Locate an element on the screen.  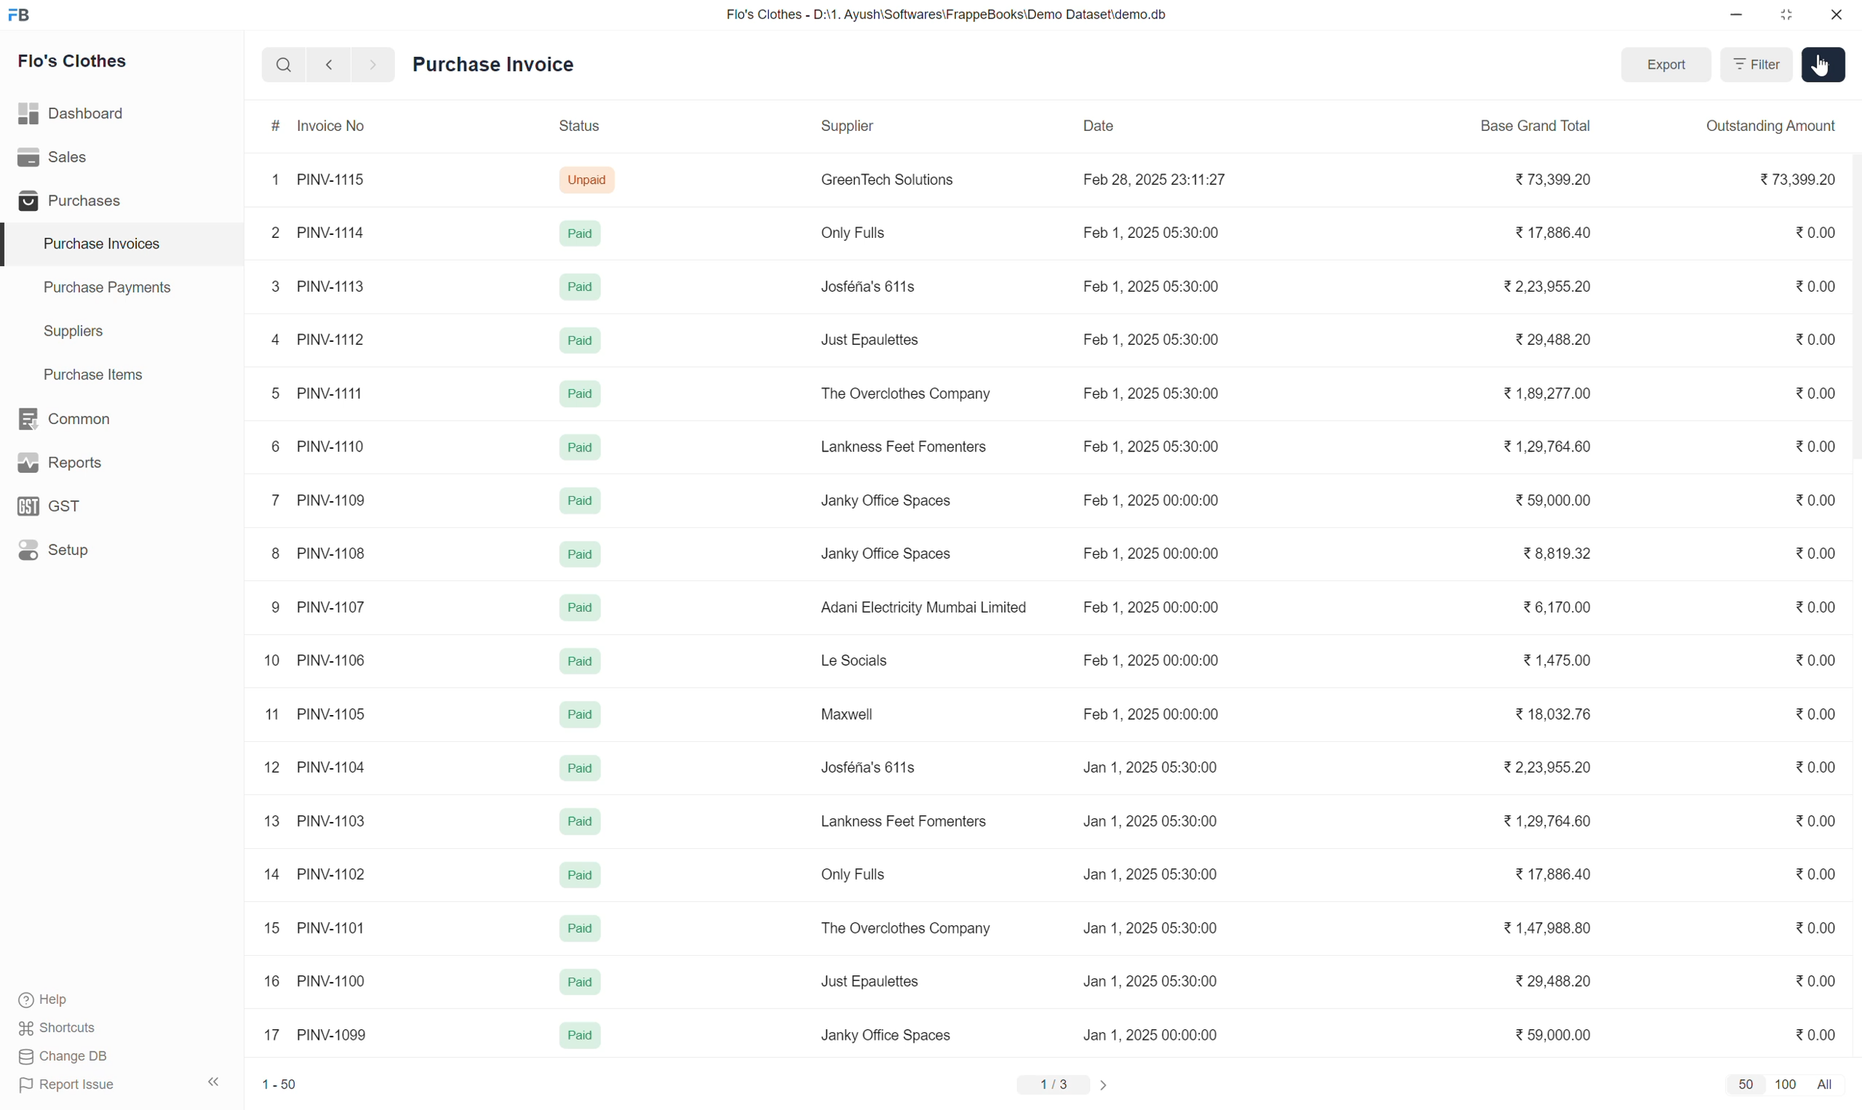
17 is located at coordinates (274, 1034).